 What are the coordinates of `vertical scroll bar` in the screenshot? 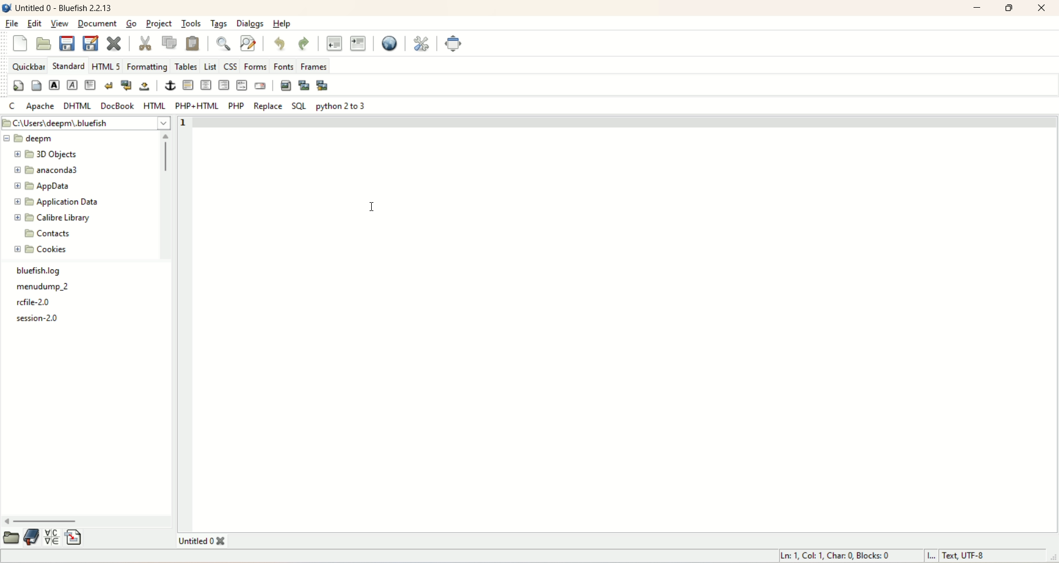 It's located at (165, 196).